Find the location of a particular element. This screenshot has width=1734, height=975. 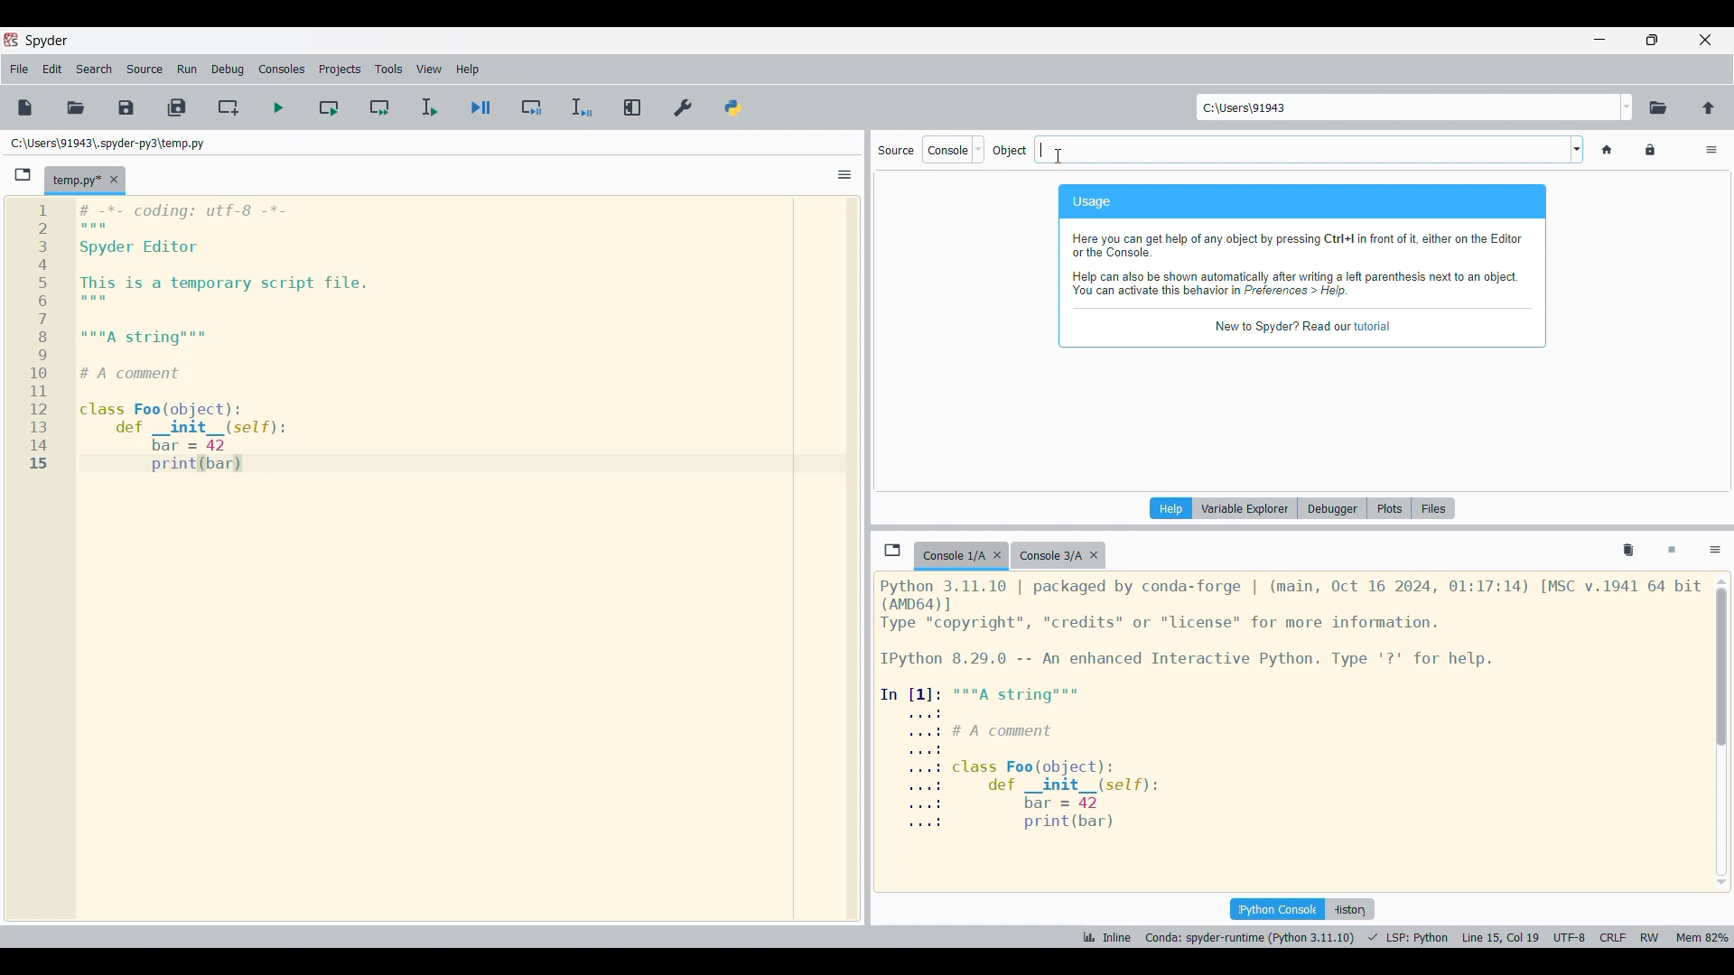

Save file is located at coordinates (126, 108).